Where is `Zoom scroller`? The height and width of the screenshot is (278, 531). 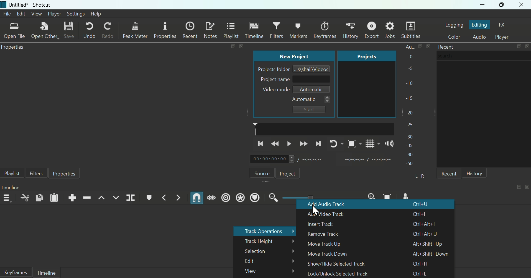
Zoom scroller is located at coordinates (321, 197).